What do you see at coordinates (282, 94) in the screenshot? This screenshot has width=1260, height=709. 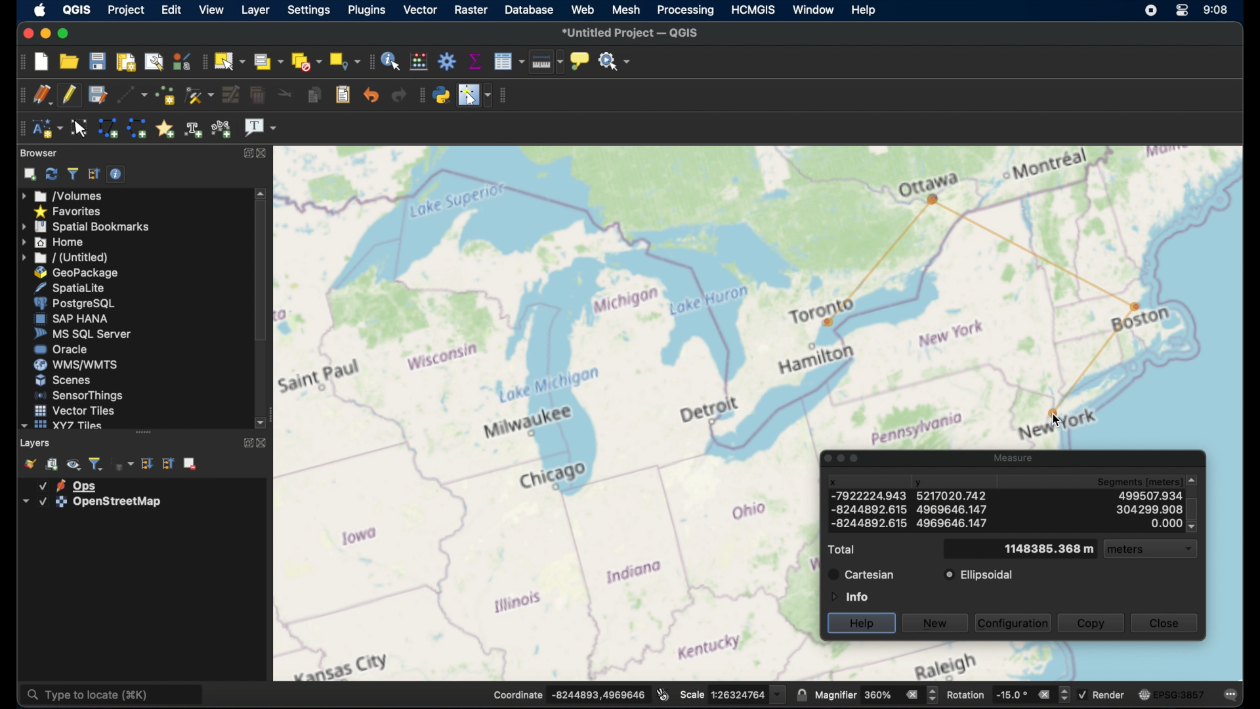 I see `cut features` at bounding box center [282, 94].